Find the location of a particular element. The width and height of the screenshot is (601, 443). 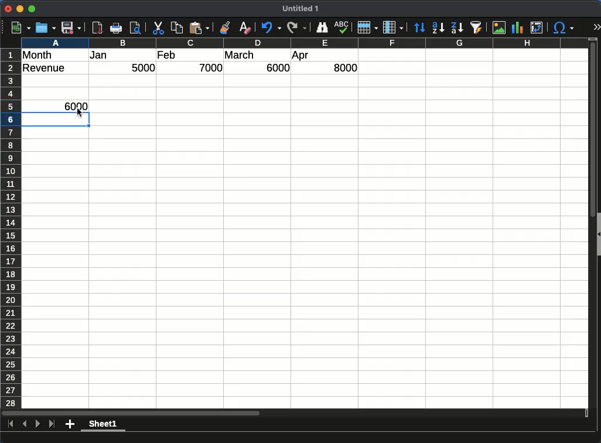

redo is located at coordinates (297, 28).